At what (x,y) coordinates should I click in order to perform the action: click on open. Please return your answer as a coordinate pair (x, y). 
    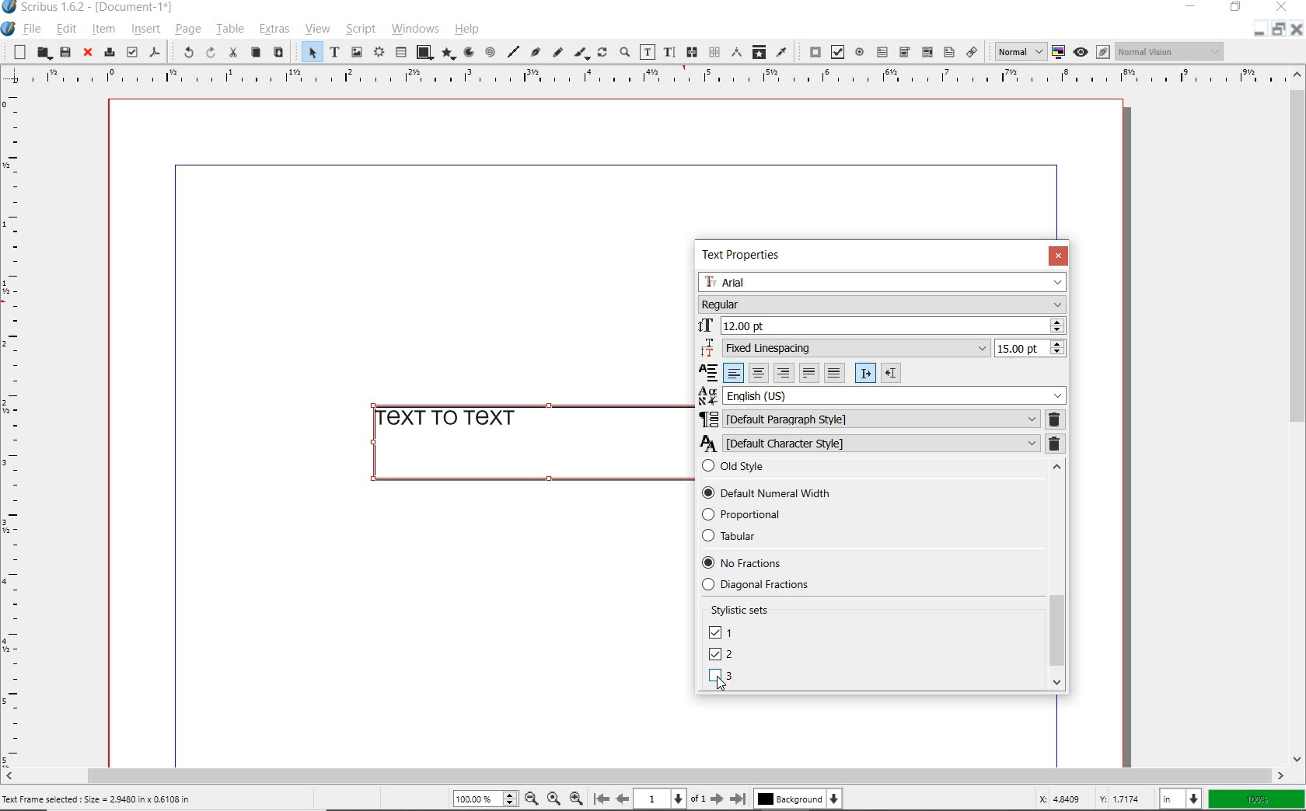
    Looking at the image, I should click on (43, 54).